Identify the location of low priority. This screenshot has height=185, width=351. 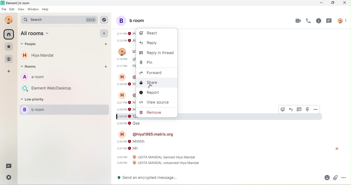
(36, 99).